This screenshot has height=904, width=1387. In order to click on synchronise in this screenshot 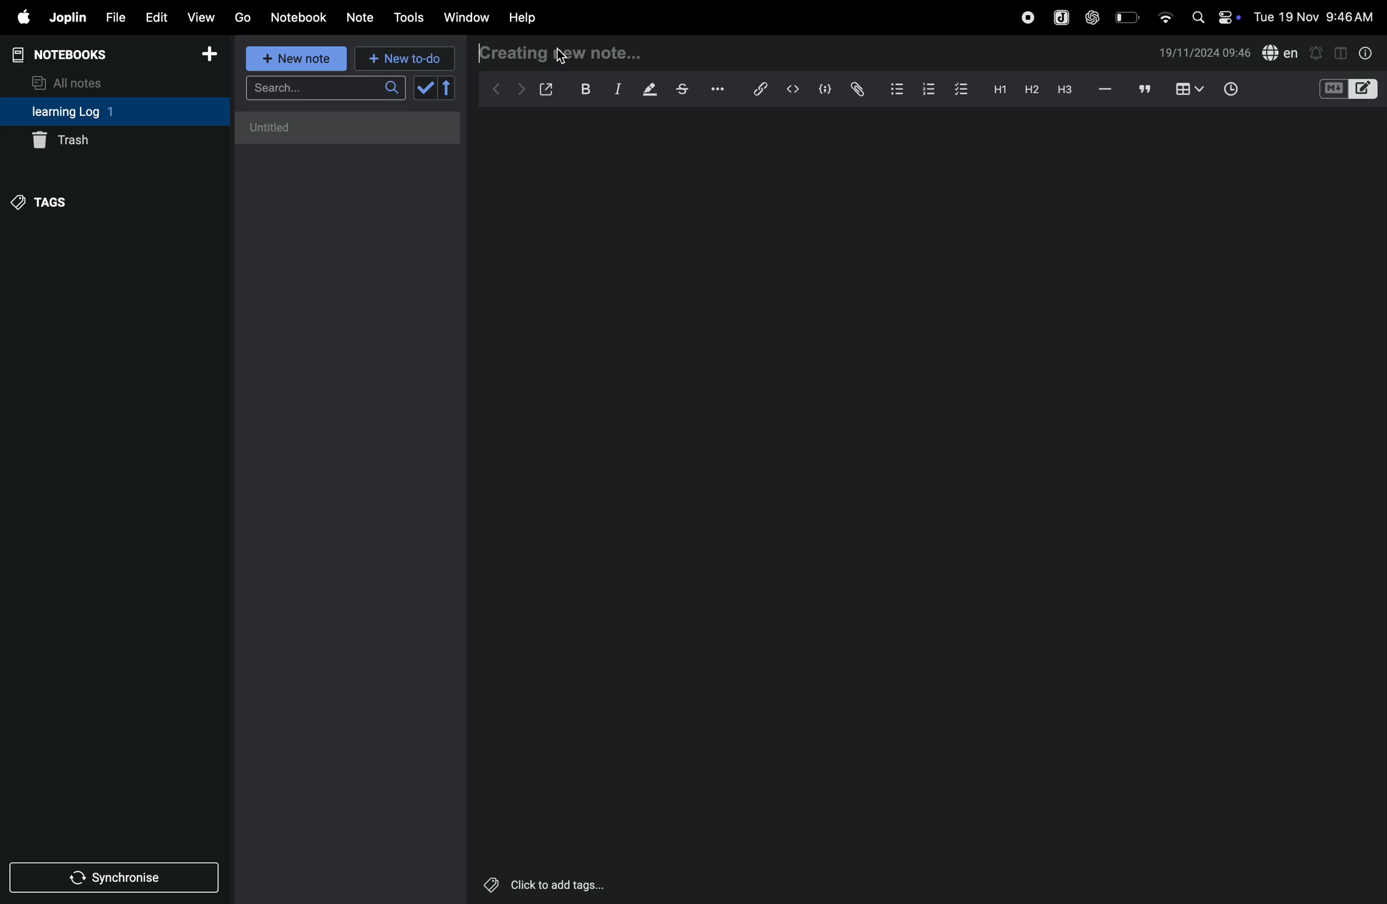, I will do `click(117, 878)`.